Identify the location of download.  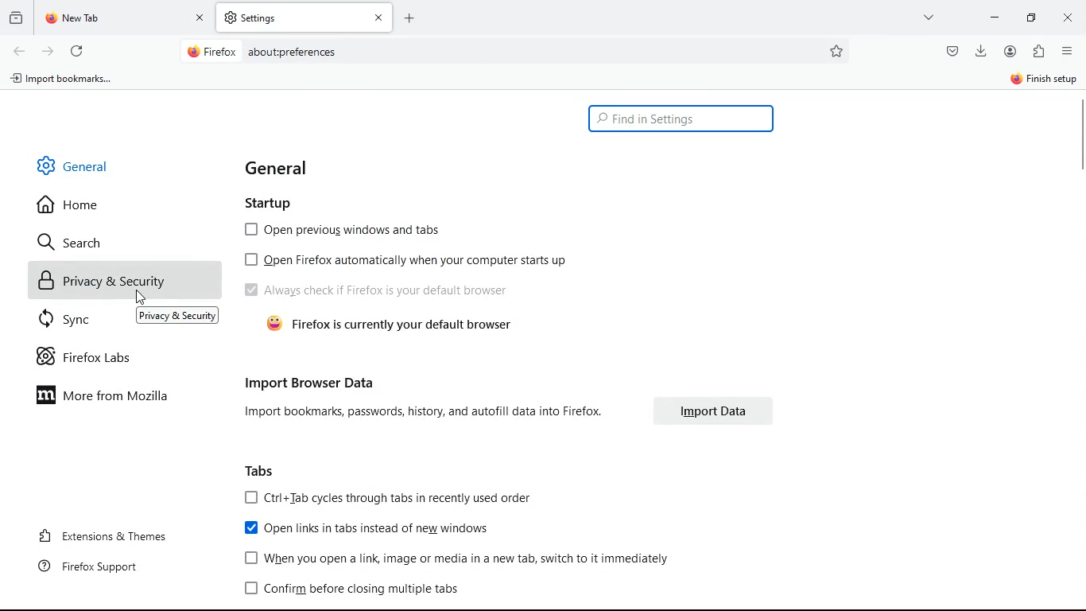
(981, 49).